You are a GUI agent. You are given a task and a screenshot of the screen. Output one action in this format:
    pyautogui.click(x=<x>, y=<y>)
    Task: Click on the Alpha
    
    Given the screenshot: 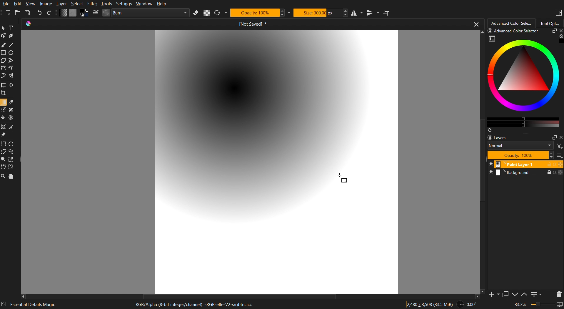 What is the action you would take?
    pyautogui.click(x=207, y=13)
    